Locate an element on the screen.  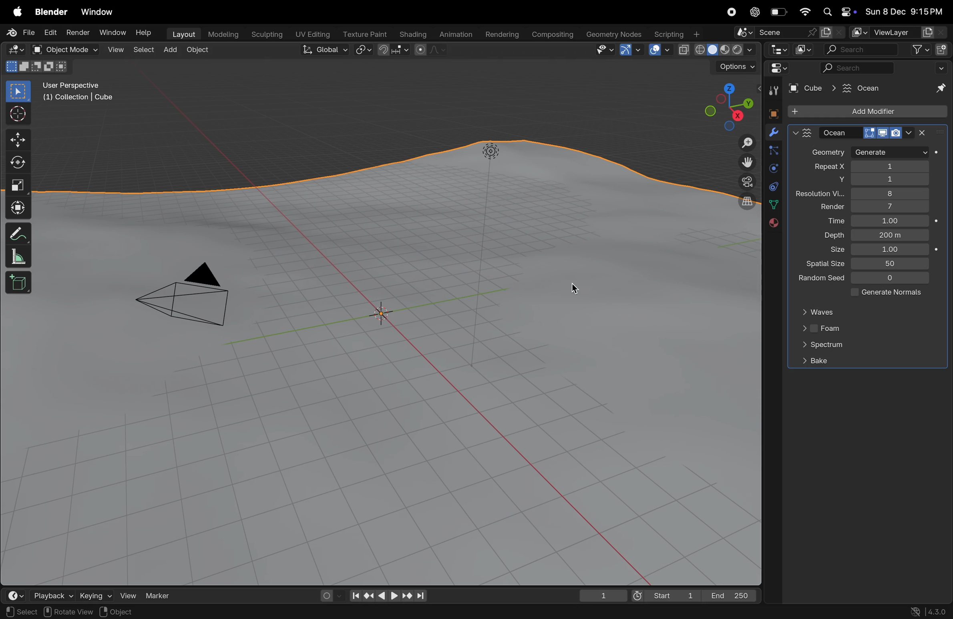
render is located at coordinates (825, 208).